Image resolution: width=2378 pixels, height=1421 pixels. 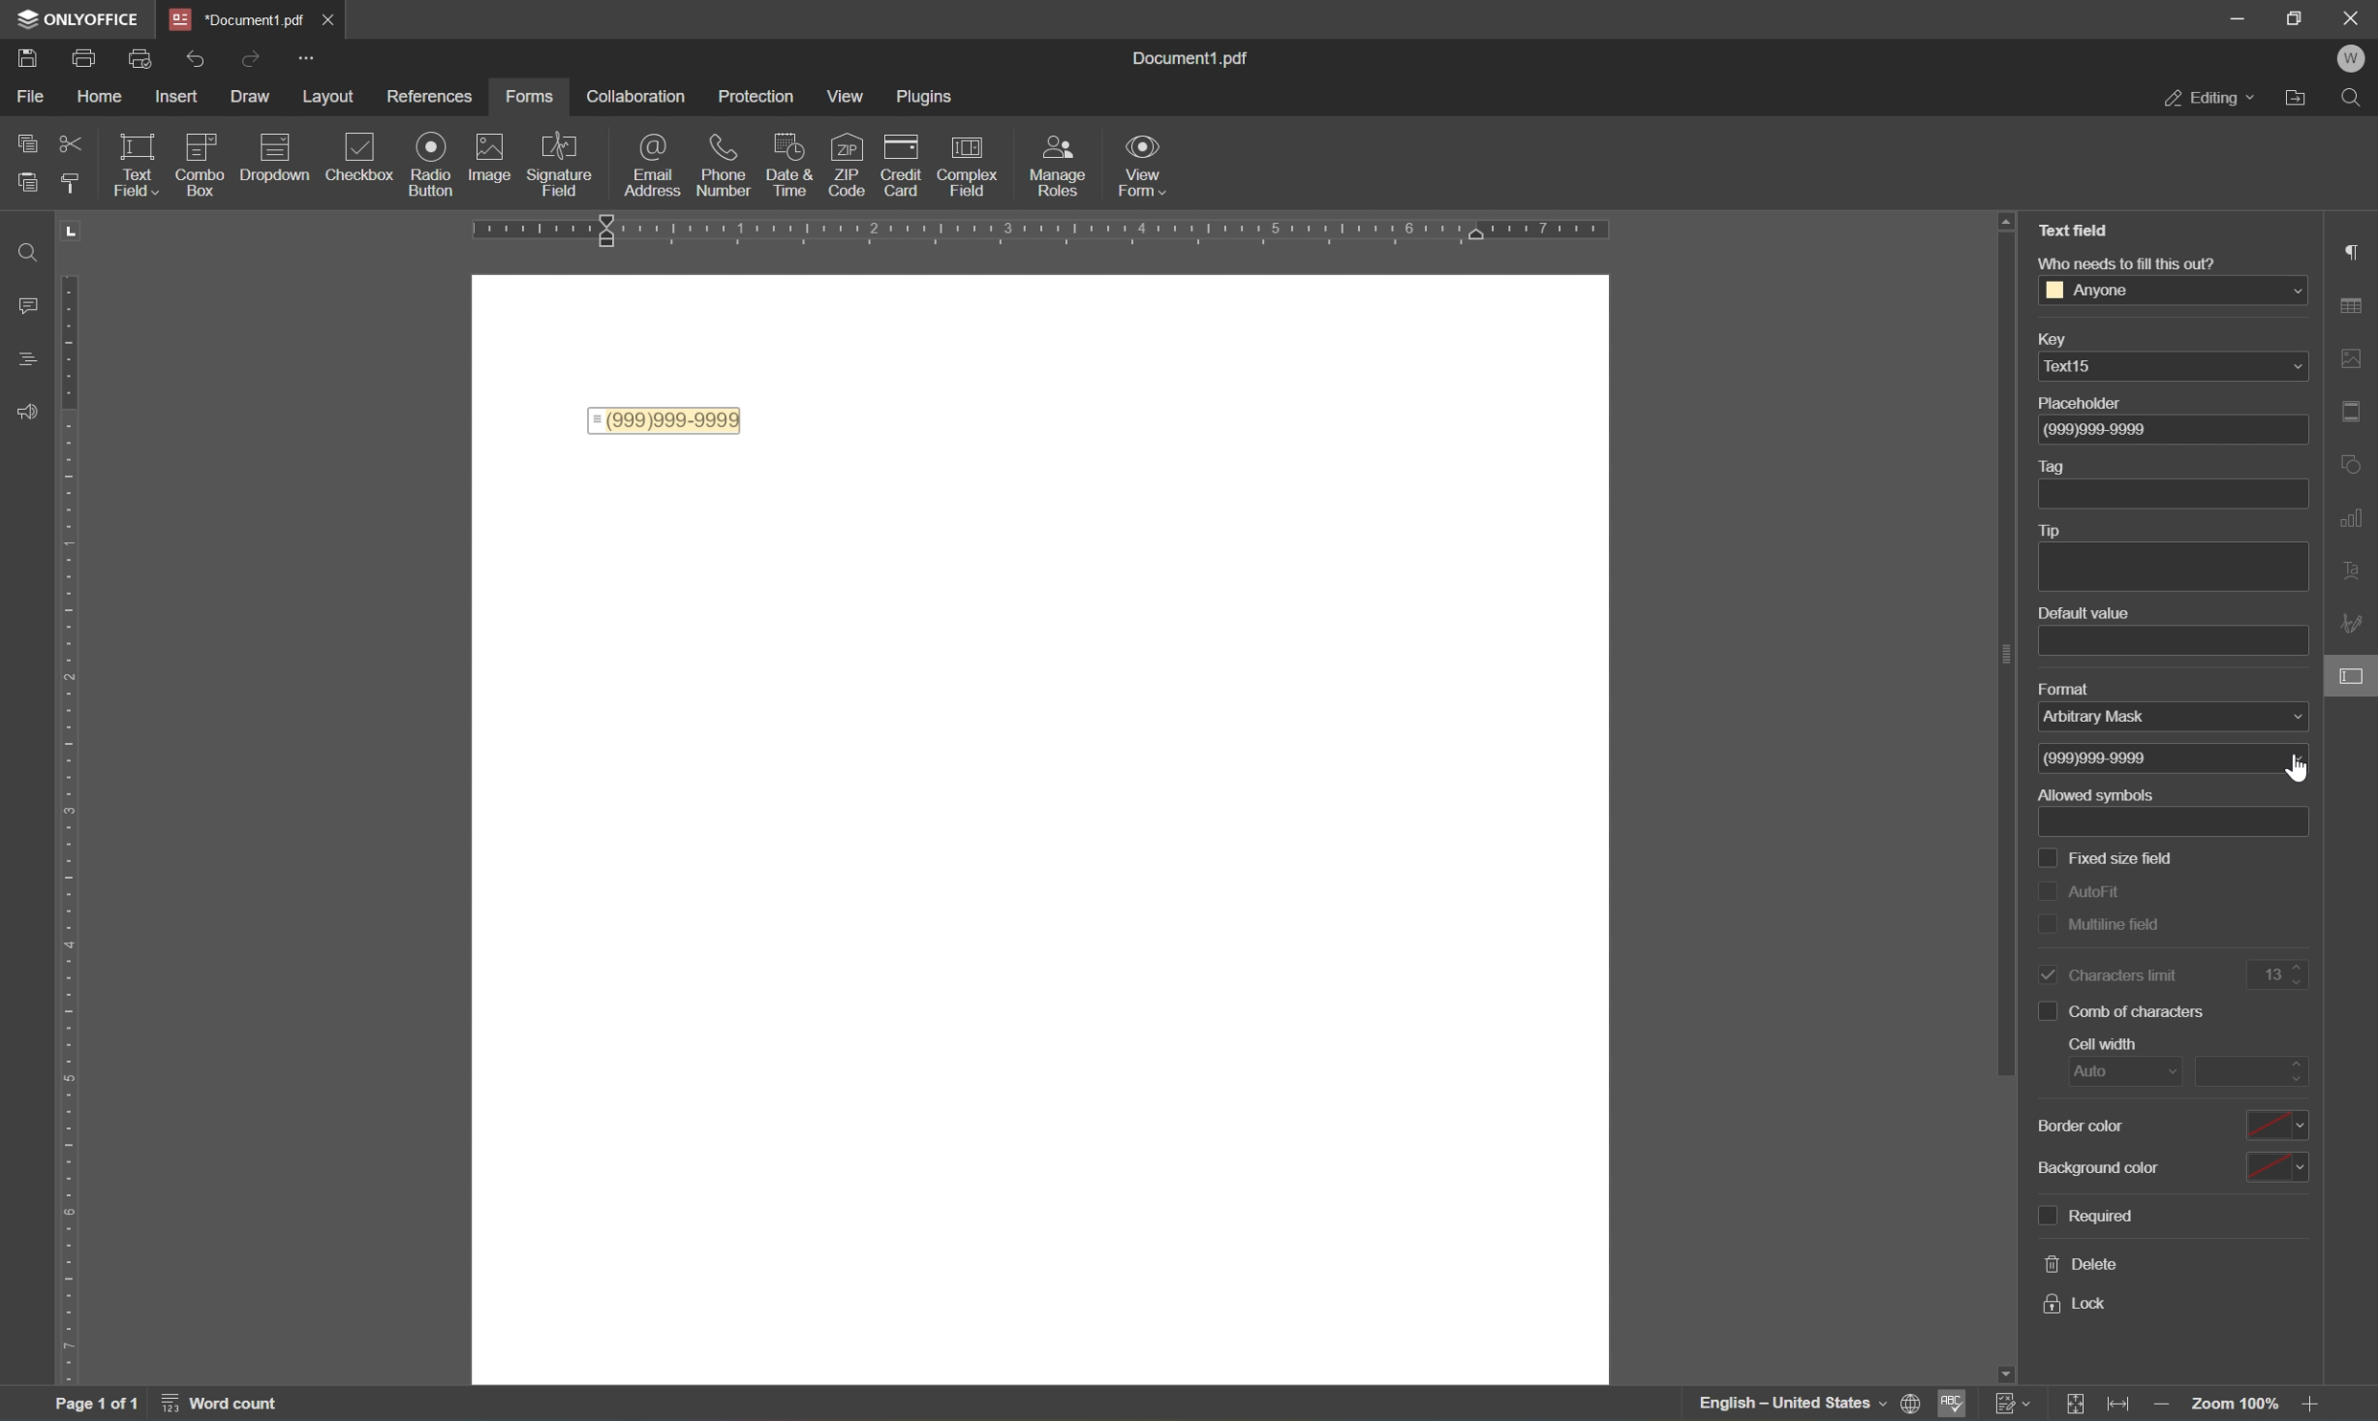 What do you see at coordinates (366, 155) in the screenshot?
I see `checkbox` at bounding box center [366, 155].